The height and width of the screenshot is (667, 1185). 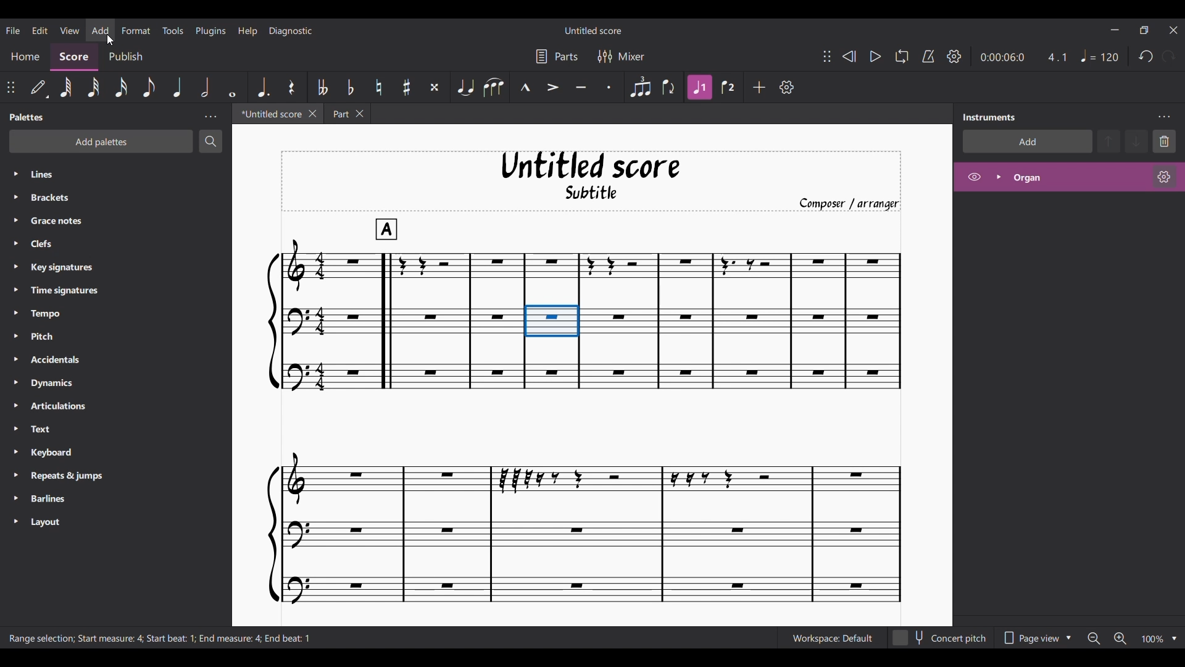 I want to click on Rest, so click(x=292, y=87).